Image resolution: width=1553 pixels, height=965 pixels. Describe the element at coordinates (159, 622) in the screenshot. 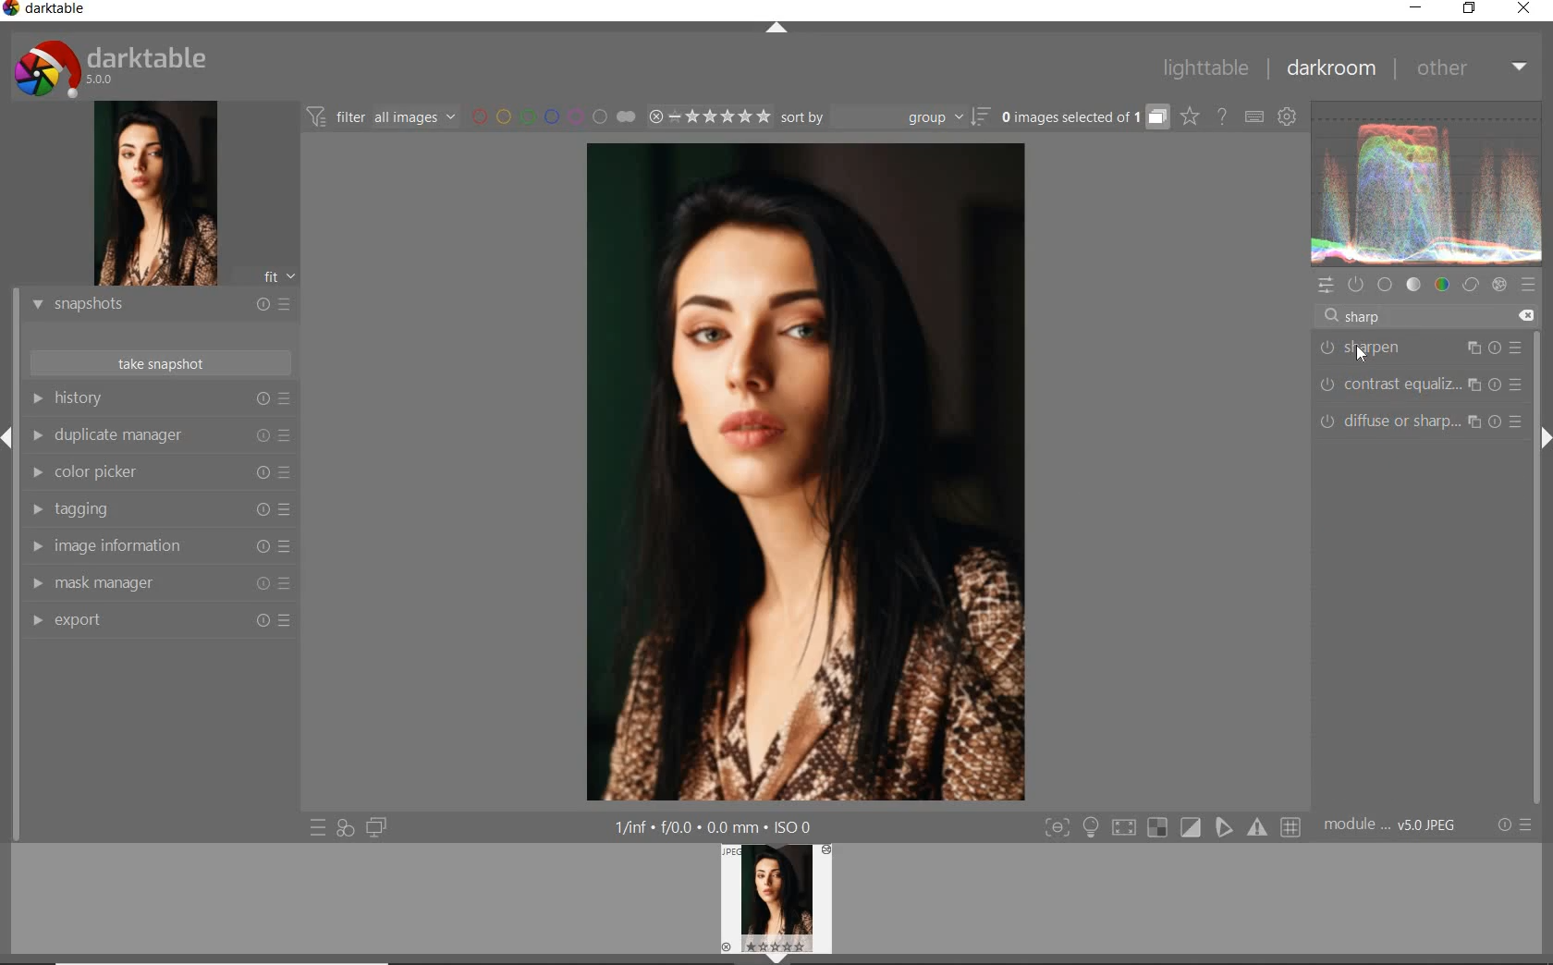

I see `export` at that location.